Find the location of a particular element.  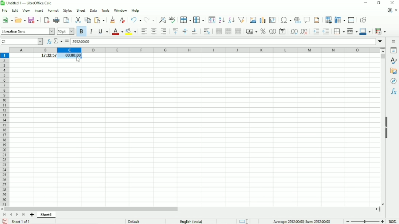

Scroll to next sheet is located at coordinates (17, 215).